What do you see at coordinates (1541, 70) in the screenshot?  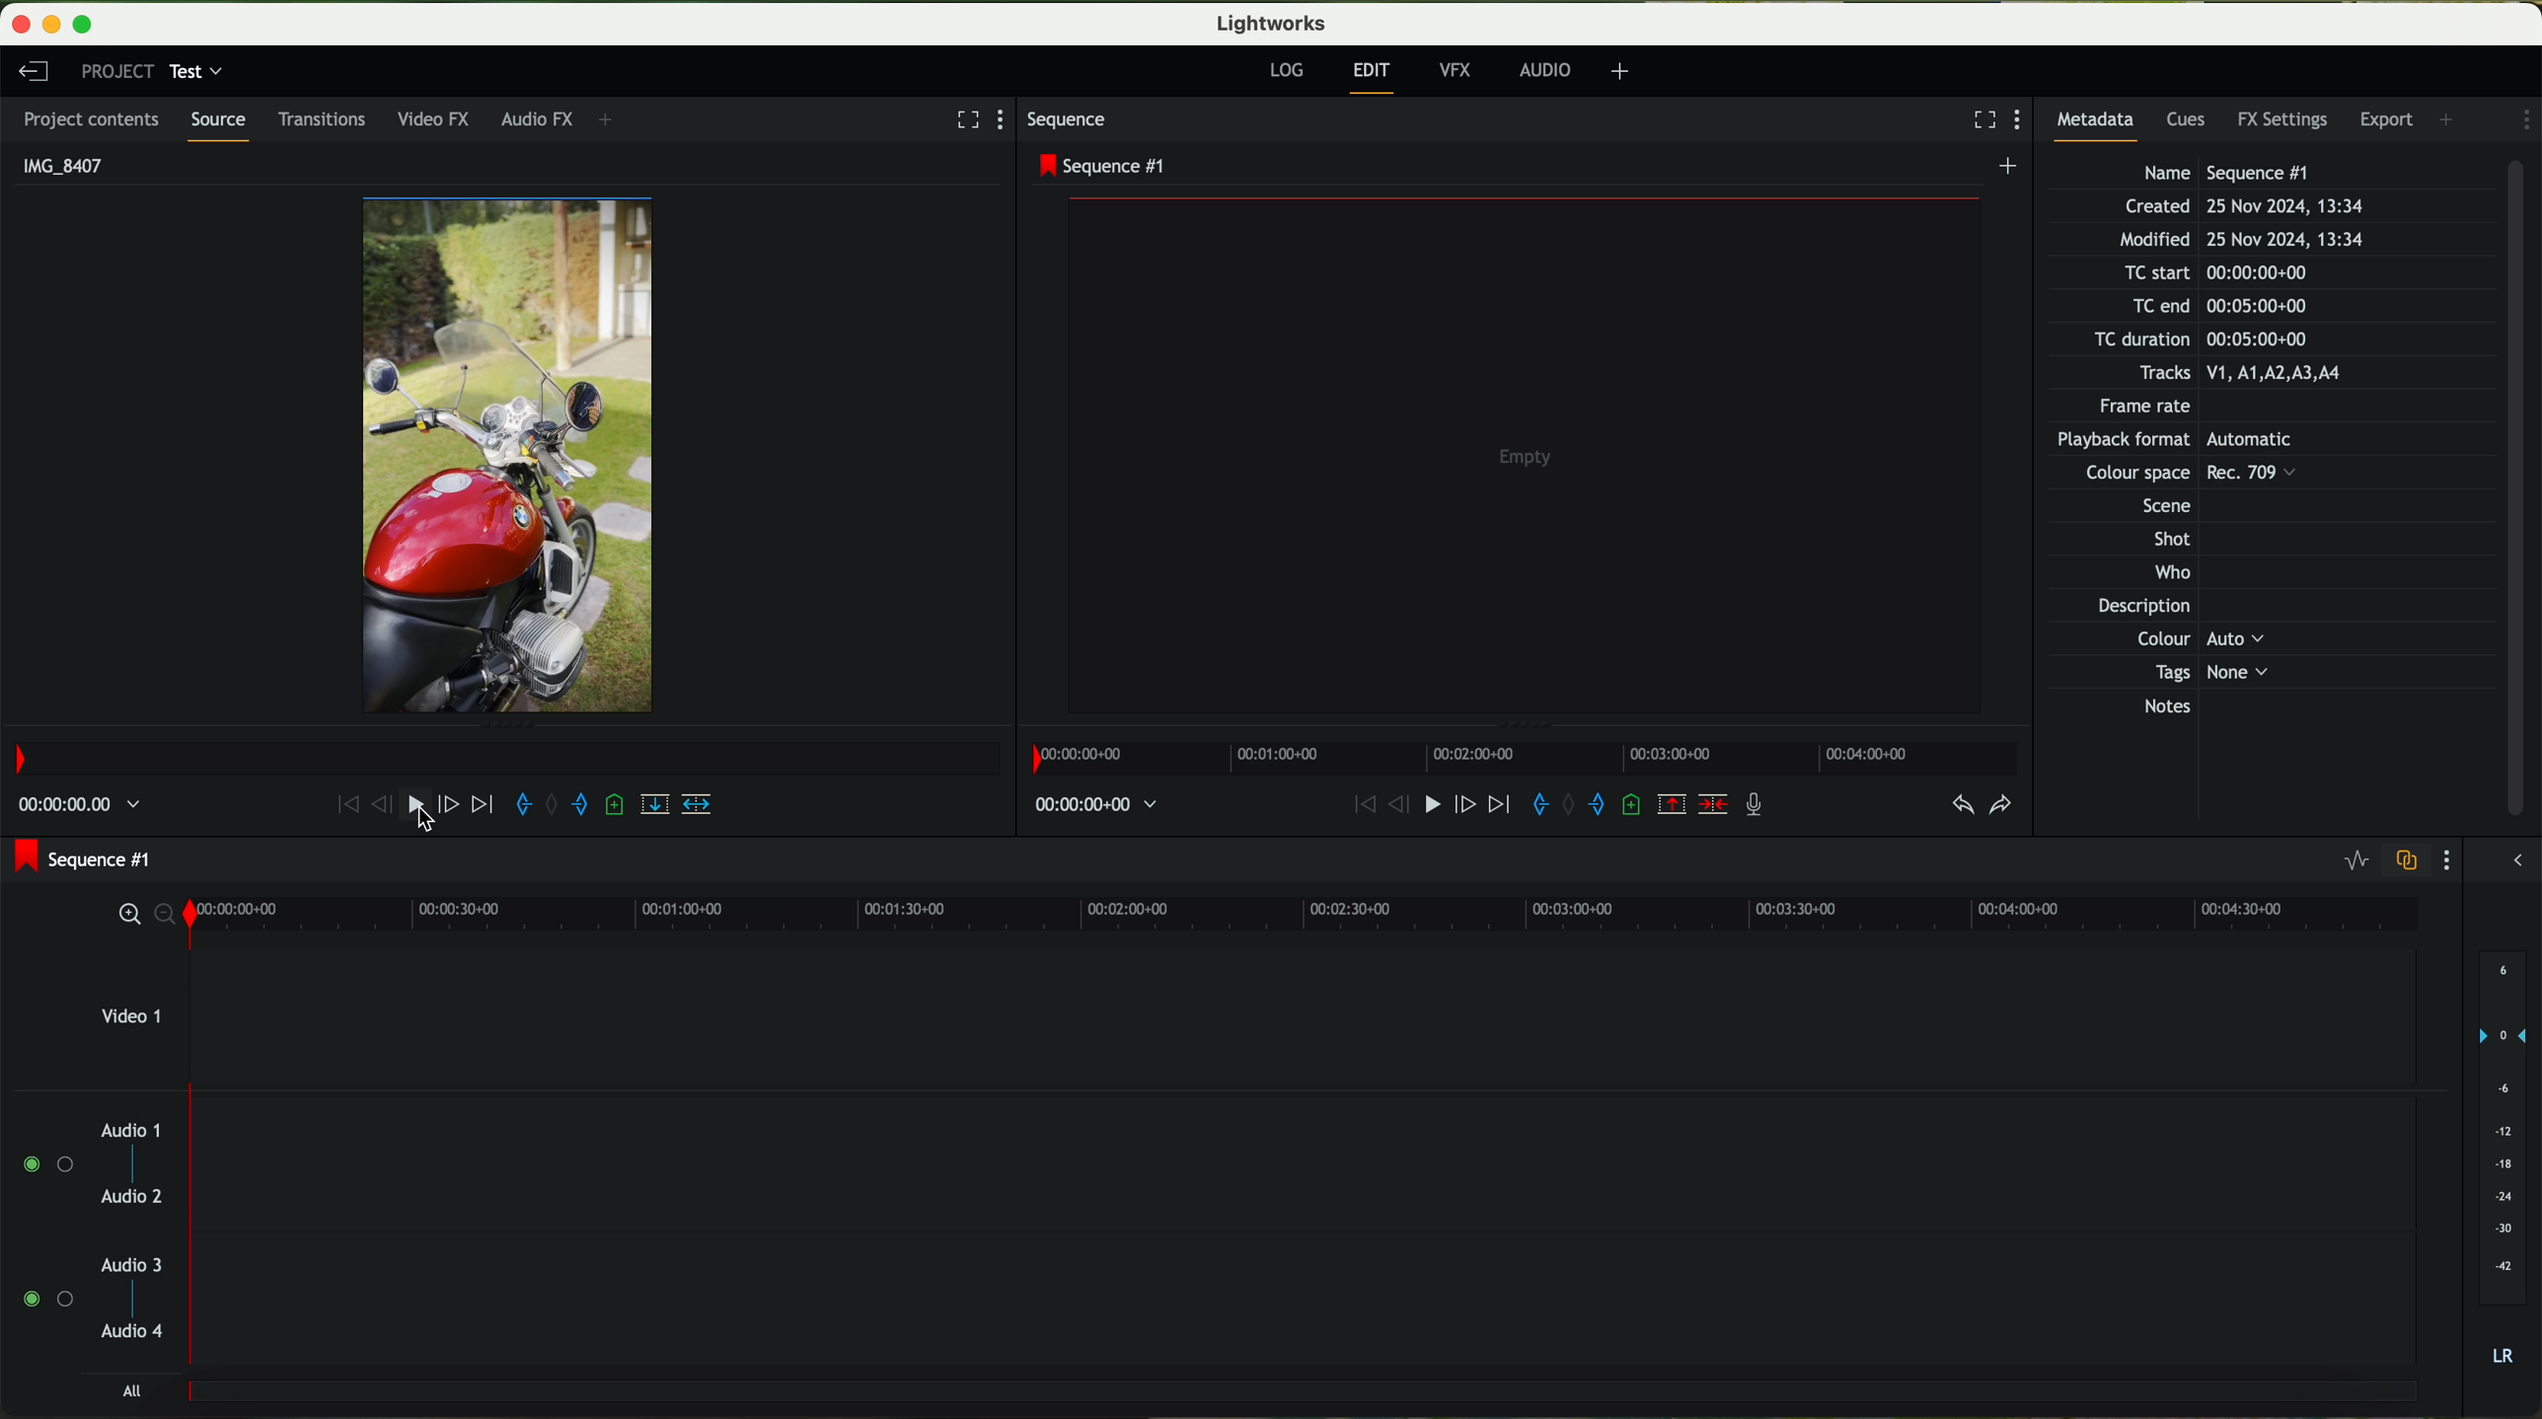 I see `AUDIO` at bounding box center [1541, 70].